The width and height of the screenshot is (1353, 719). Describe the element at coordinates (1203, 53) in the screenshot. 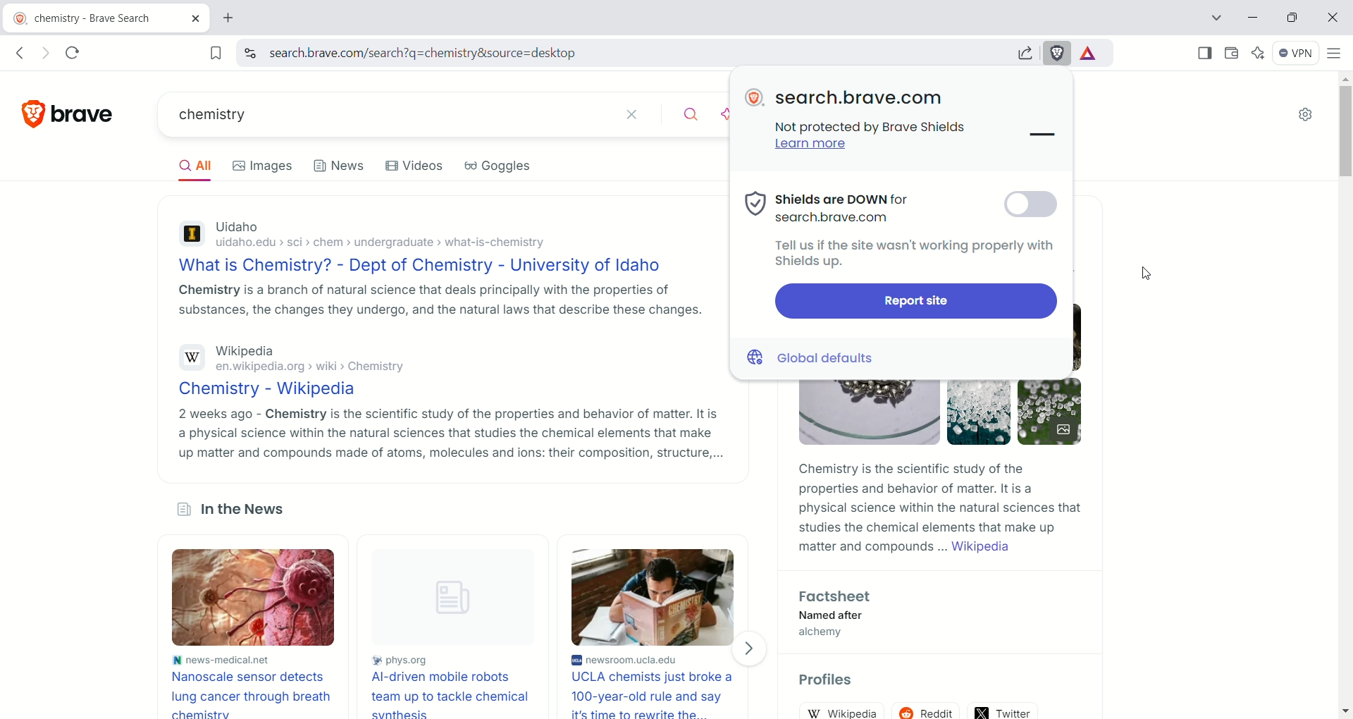

I see `show sidebar` at that location.